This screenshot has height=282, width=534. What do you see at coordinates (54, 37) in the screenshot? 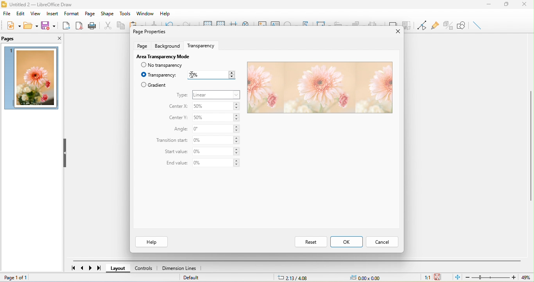
I see `close` at bounding box center [54, 37].